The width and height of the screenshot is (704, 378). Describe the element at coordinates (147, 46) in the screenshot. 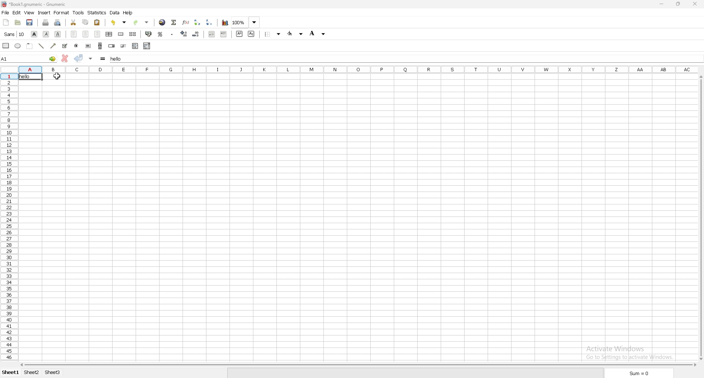

I see `combo box` at that location.